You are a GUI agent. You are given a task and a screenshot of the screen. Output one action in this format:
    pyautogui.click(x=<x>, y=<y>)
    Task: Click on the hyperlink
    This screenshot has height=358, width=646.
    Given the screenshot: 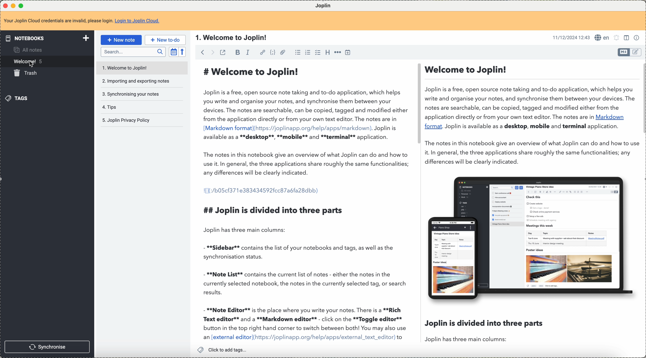 What is the action you would take?
    pyautogui.click(x=263, y=52)
    